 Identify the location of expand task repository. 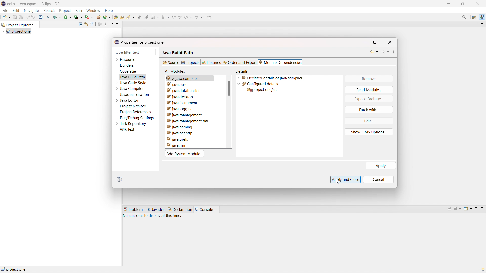
(116, 124).